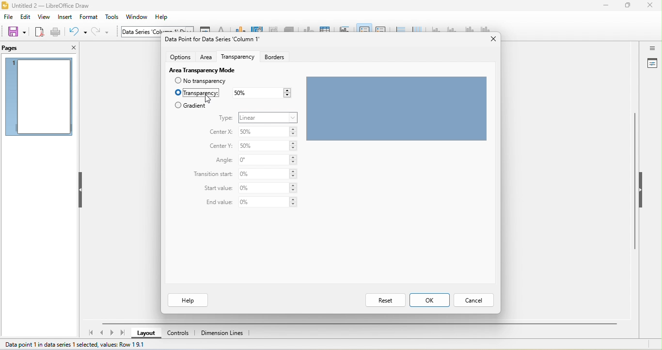  What do you see at coordinates (56, 6) in the screenshot?
I see `untitled 2- libreoffice draw` at bounding box center [56, 6].